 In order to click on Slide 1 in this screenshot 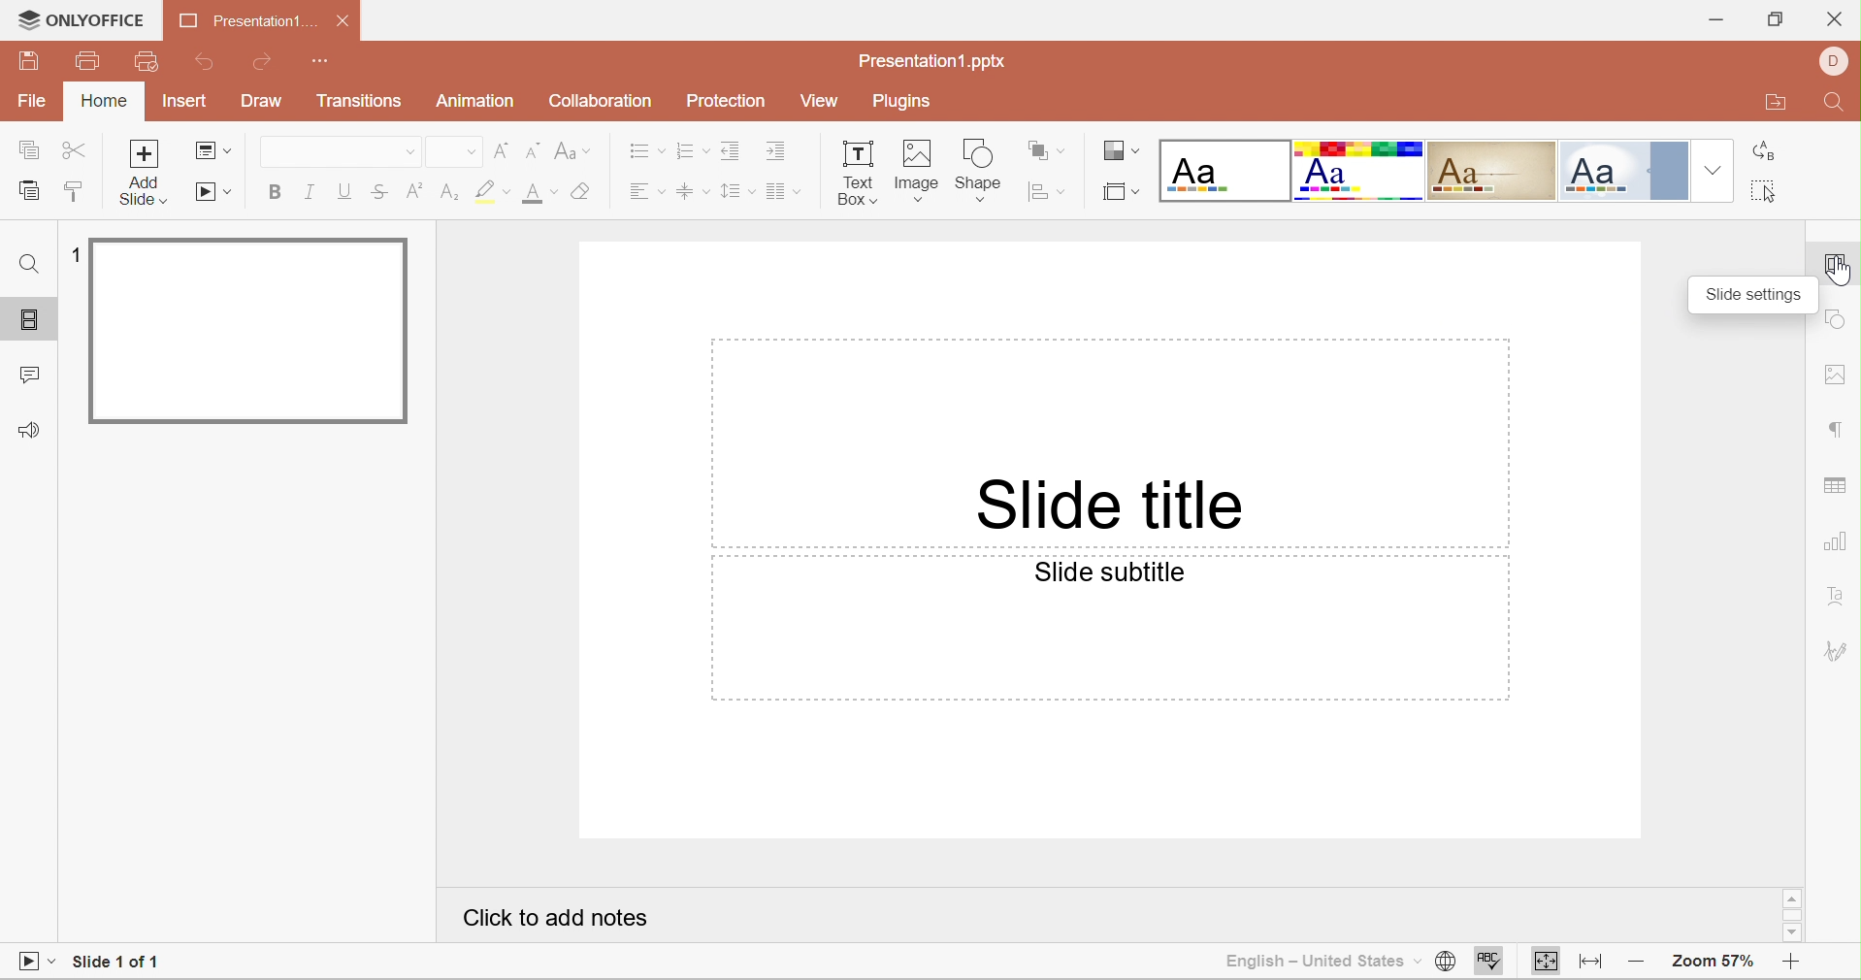, I will do `click(253, 329)`.